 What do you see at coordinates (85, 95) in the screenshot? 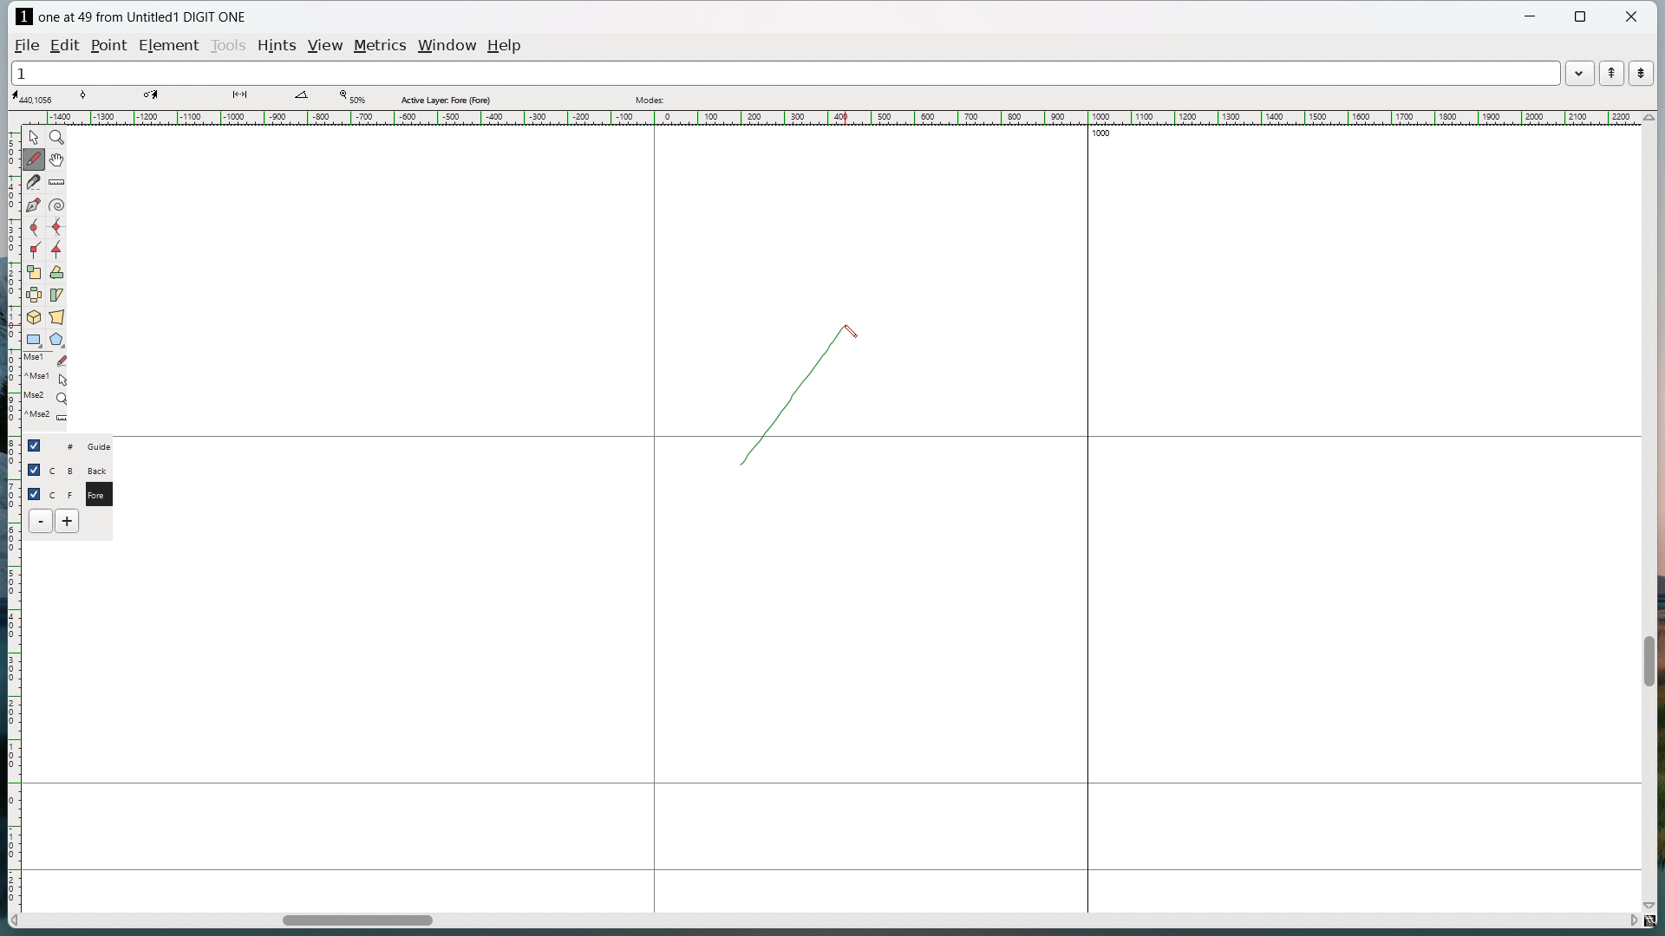
I see `tangent` at bounding box center [85, 95].